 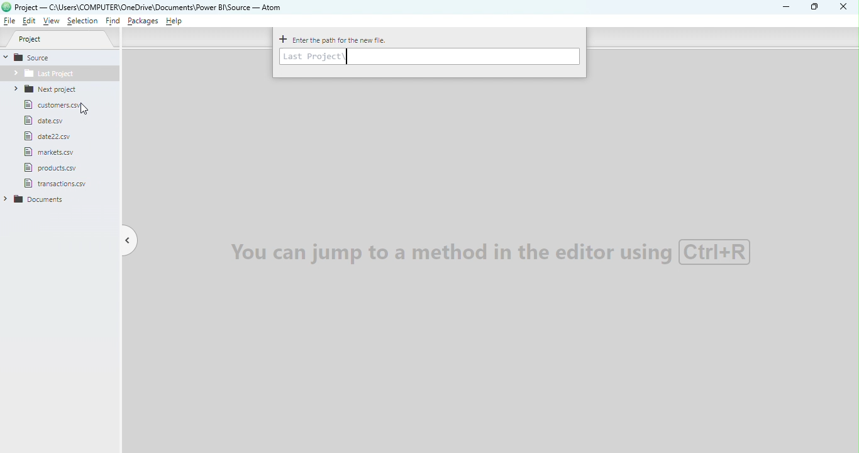 What do you see at coordinates (49, 137) in the screenshot?
I see `file` at bounding box center [49, 137].